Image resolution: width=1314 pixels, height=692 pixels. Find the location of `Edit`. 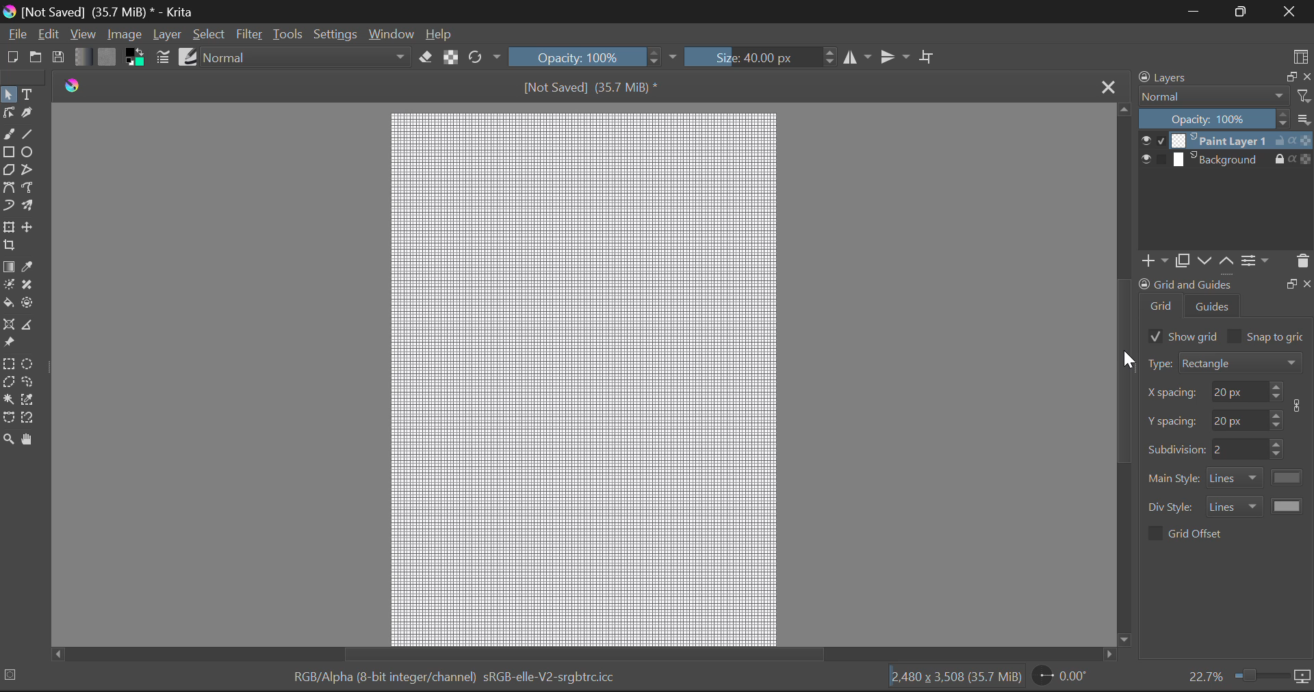

Edit is located at coordinates (48, 34).